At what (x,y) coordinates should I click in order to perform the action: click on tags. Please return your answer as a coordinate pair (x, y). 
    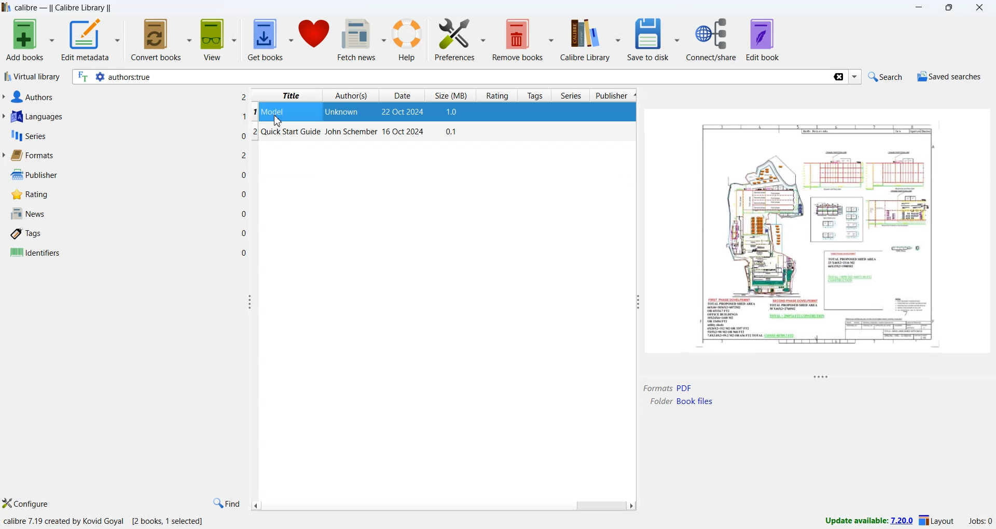
    Looking at the image, I should click on (27, 234).